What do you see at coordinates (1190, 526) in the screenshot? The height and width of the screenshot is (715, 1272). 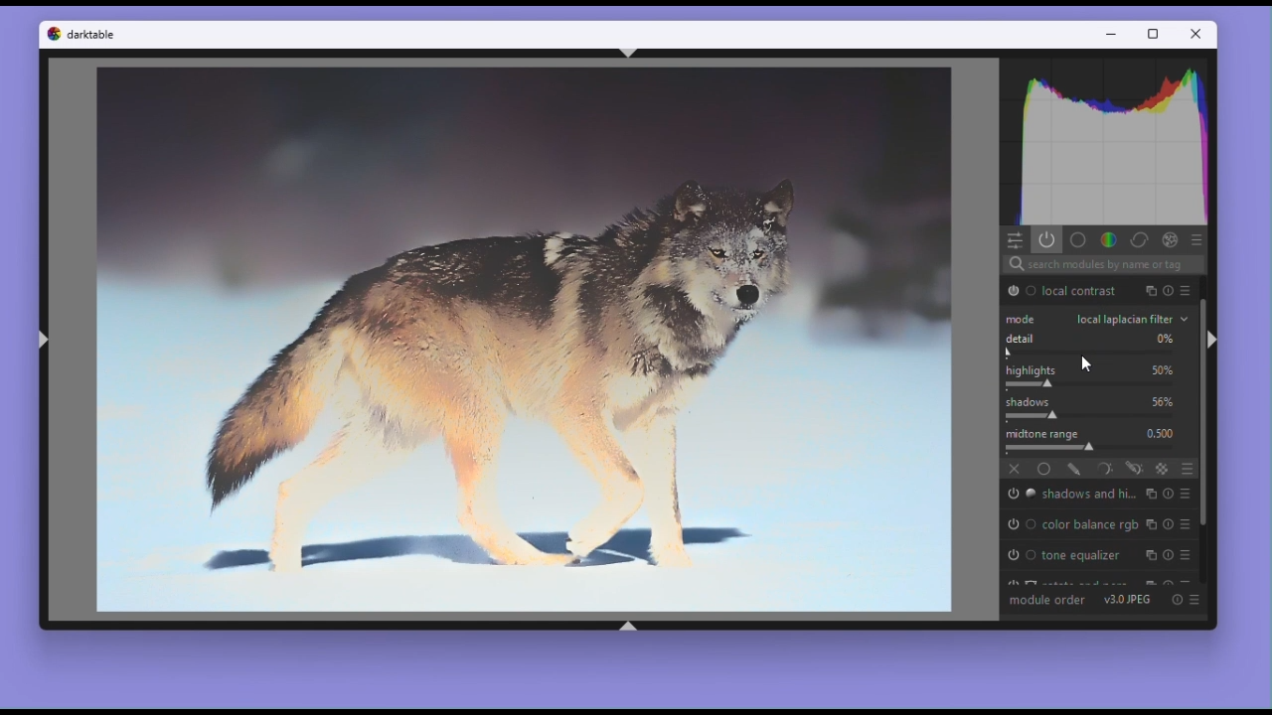 I see `presets` at bounding box center [1190, 526].